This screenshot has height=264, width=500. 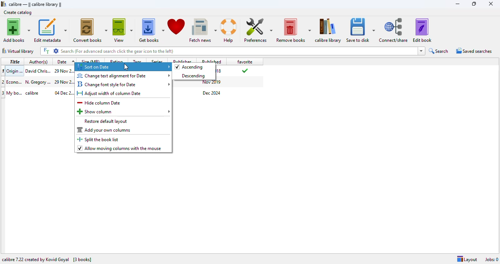 I want to click on allow moving columns with the mouse, so click(x=120, y=148).